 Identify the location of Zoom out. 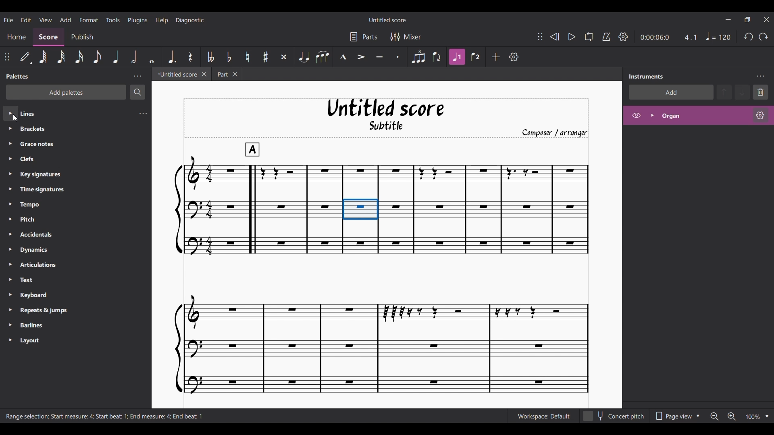
(714, 416).